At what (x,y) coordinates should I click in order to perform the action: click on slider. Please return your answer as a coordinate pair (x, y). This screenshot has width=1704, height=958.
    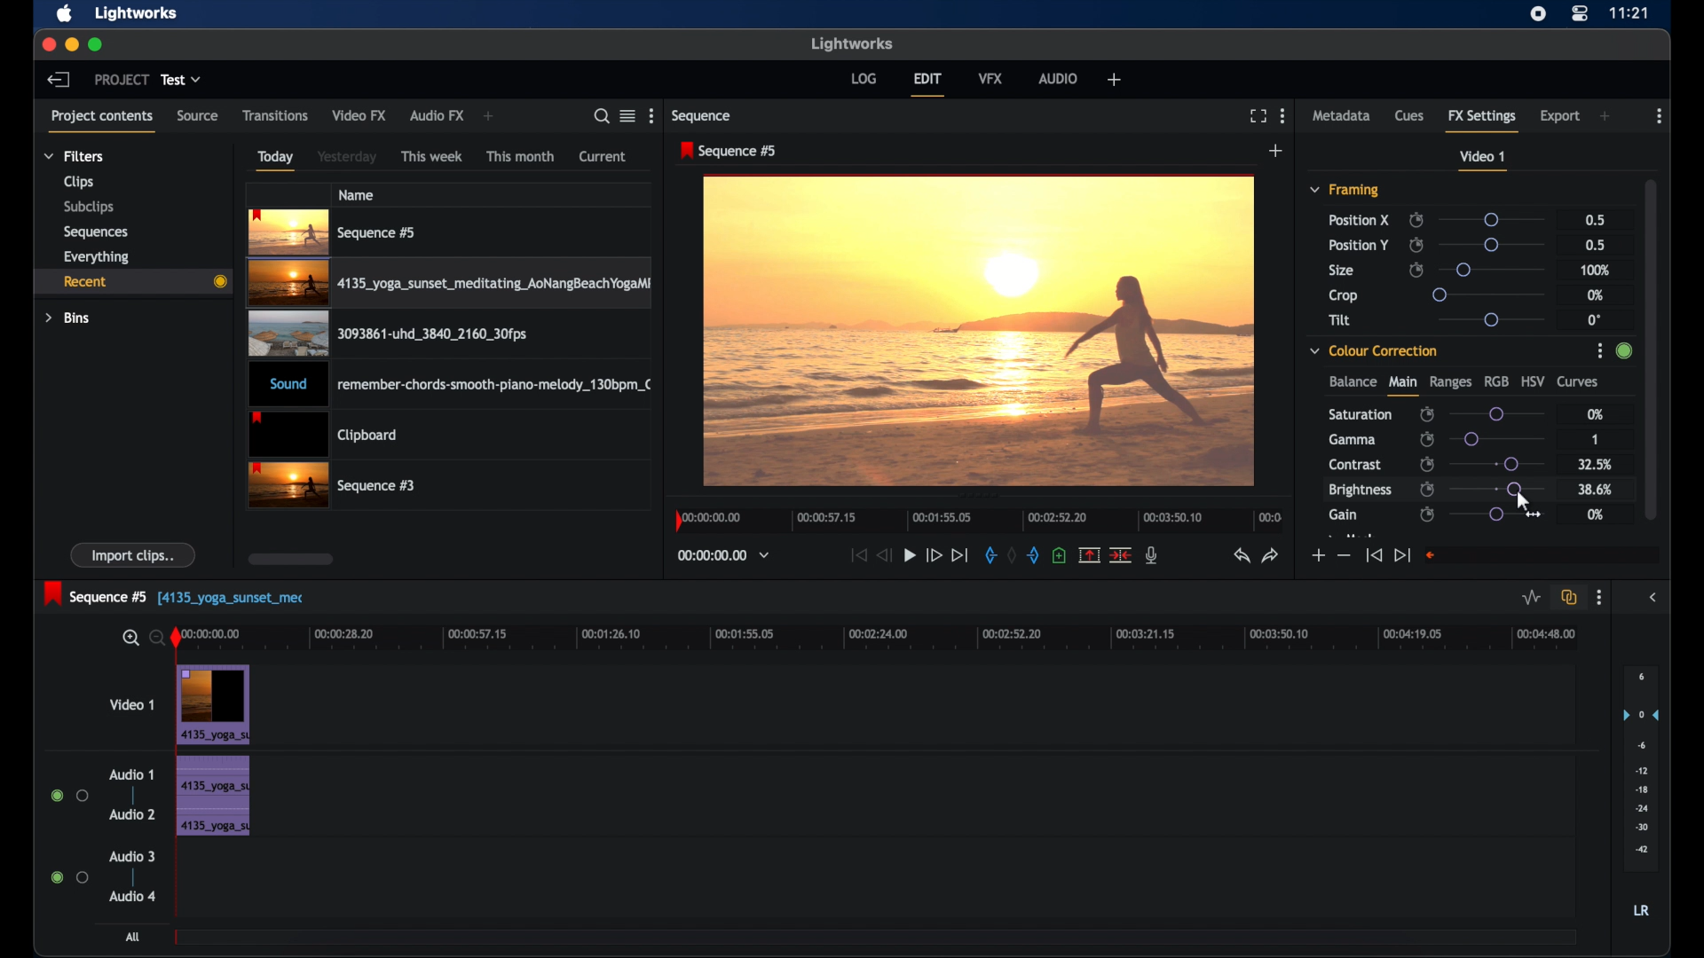
    Looking at the image, I should click on (1495, 269).